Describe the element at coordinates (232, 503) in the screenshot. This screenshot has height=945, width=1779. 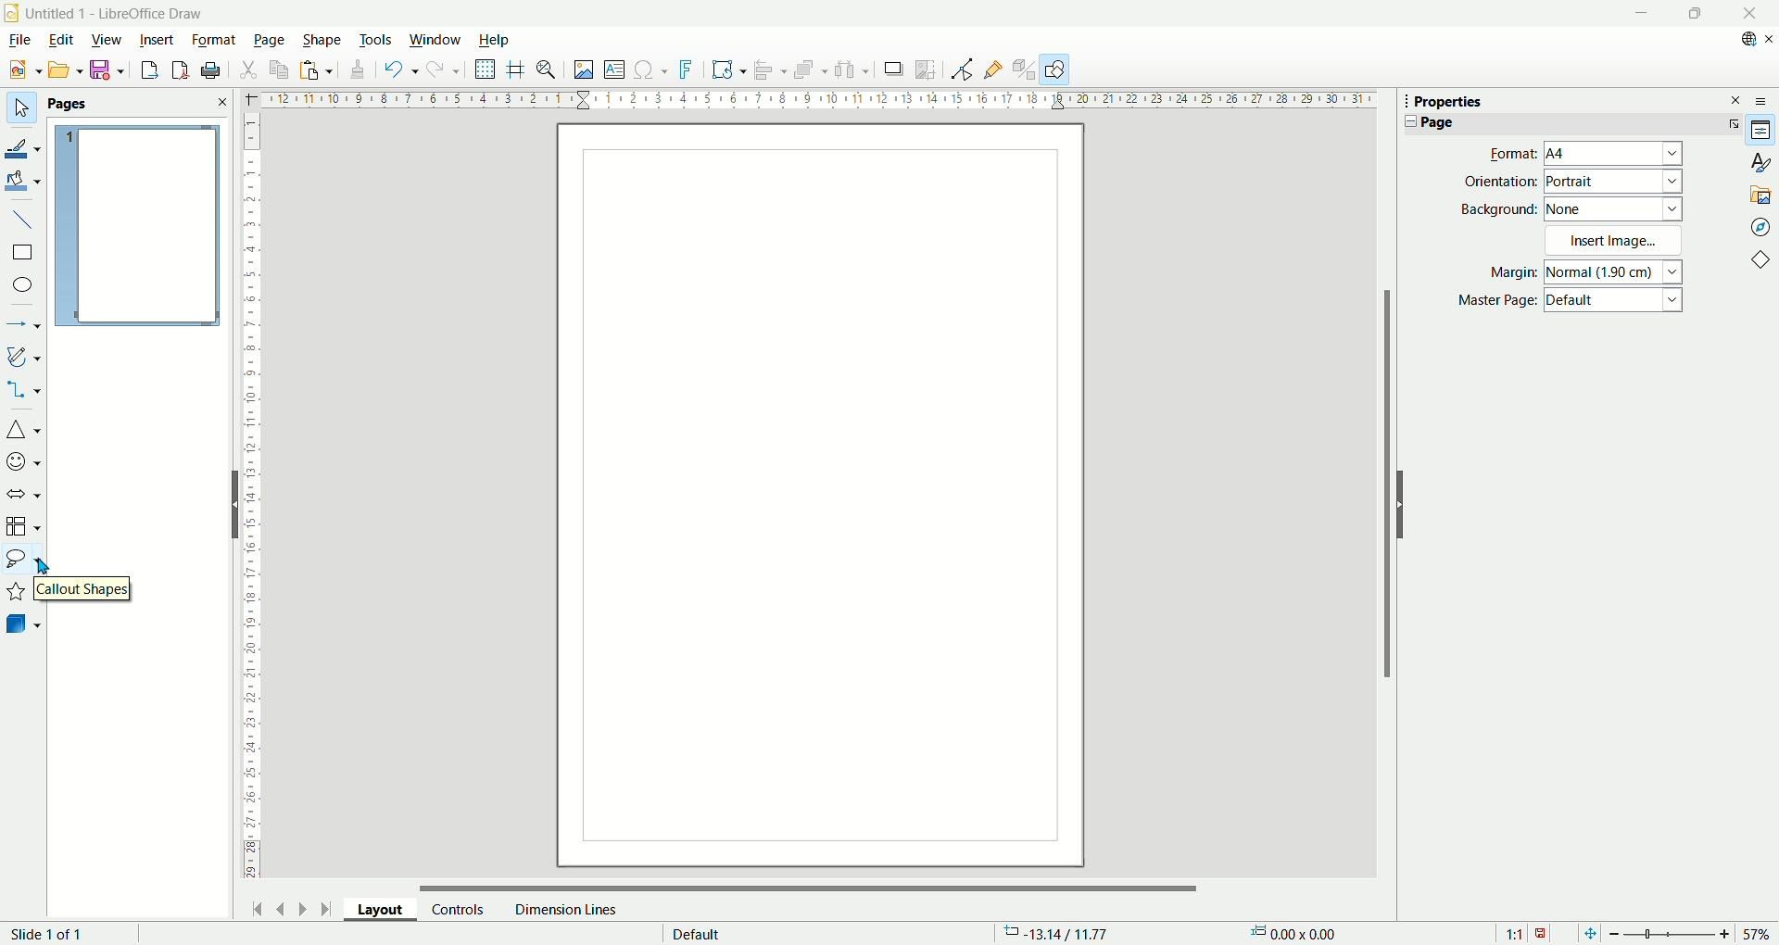
I see `Hide` at that location.